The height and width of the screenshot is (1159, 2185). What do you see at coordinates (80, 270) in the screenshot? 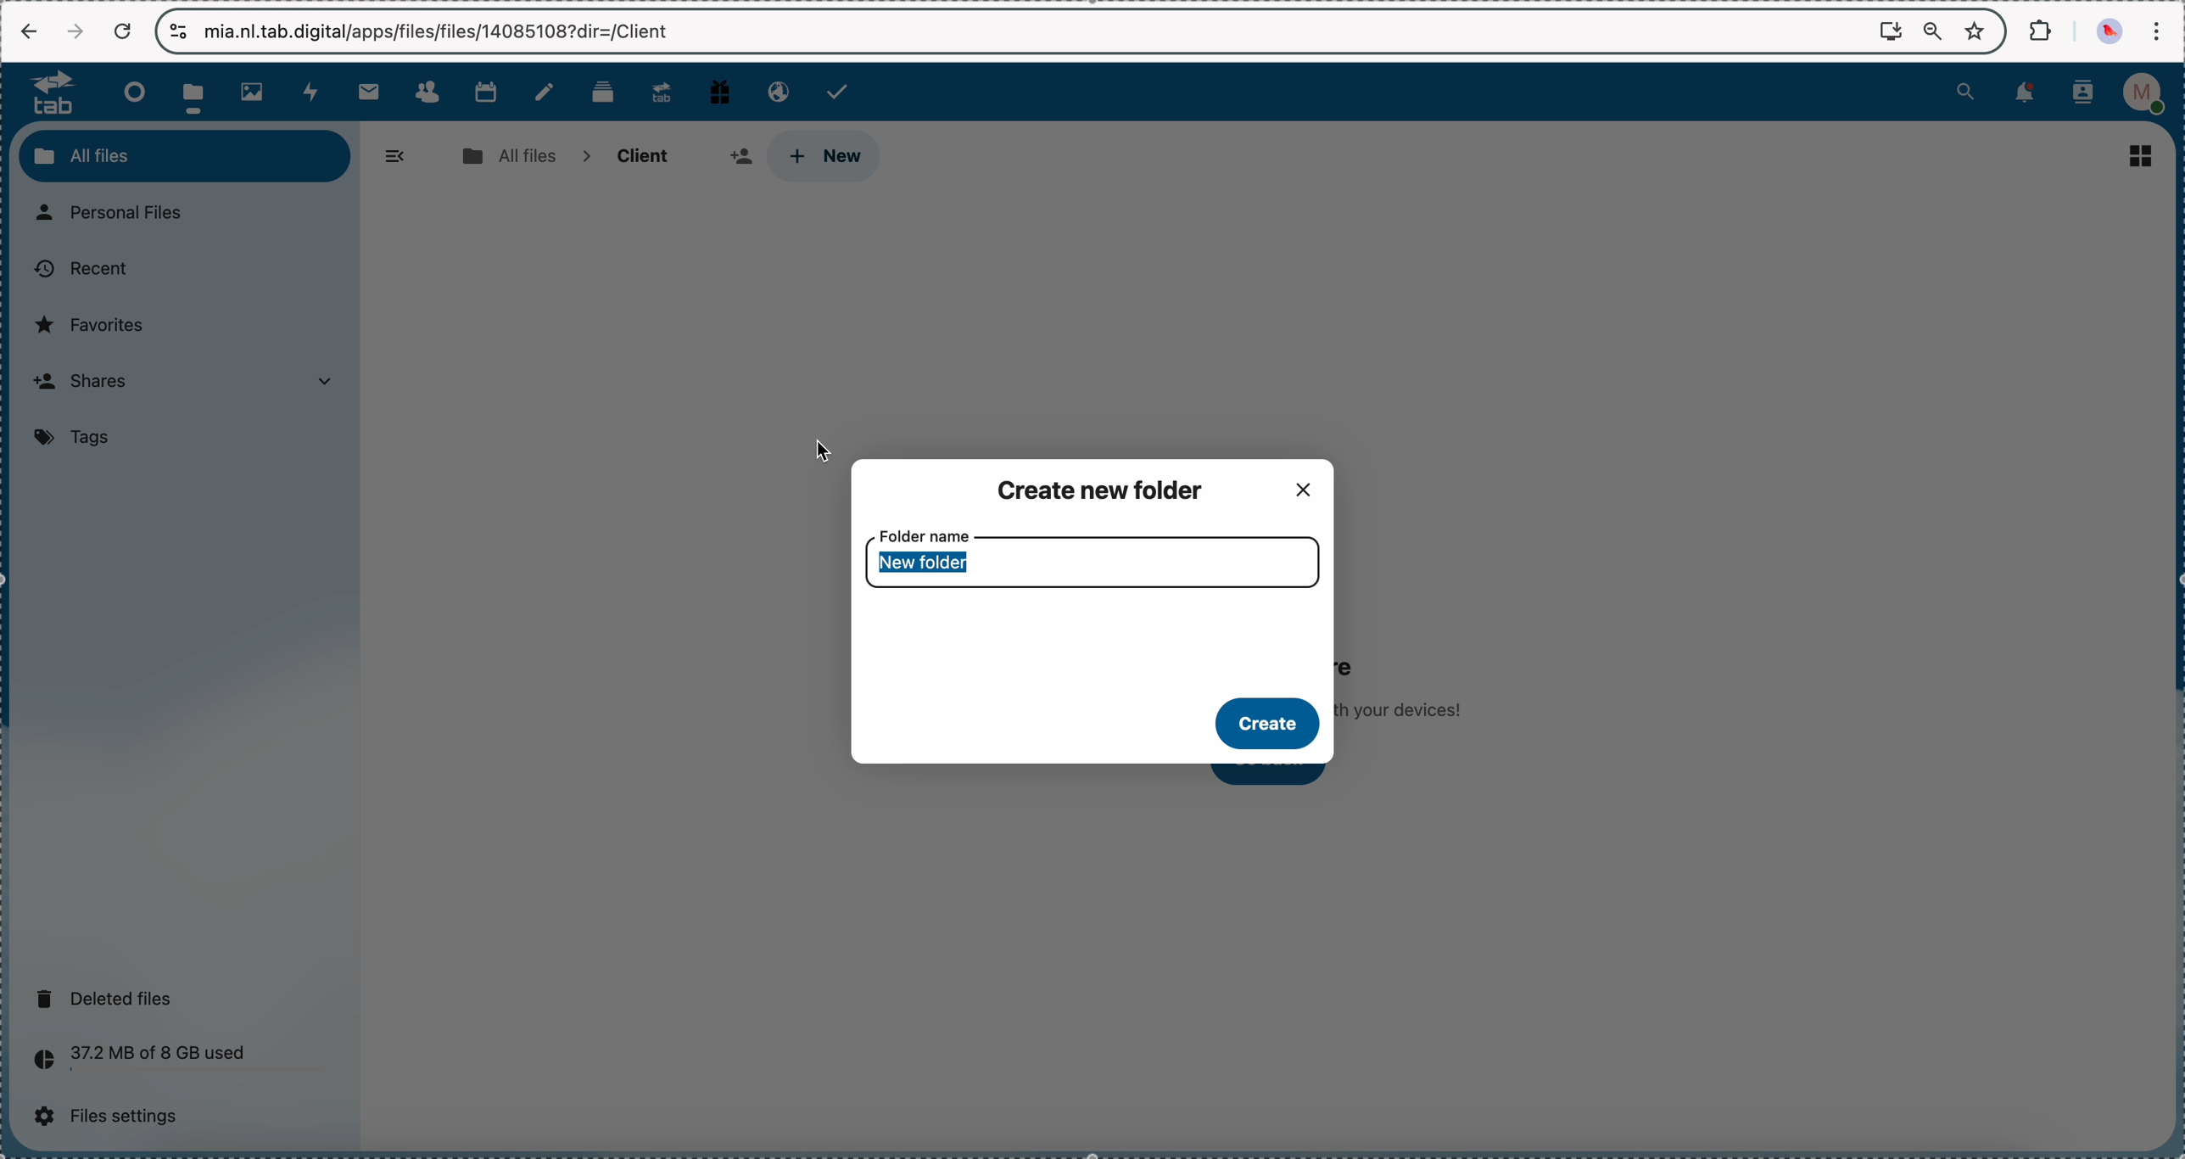
I see `recent` at bounding box center [80, 270].